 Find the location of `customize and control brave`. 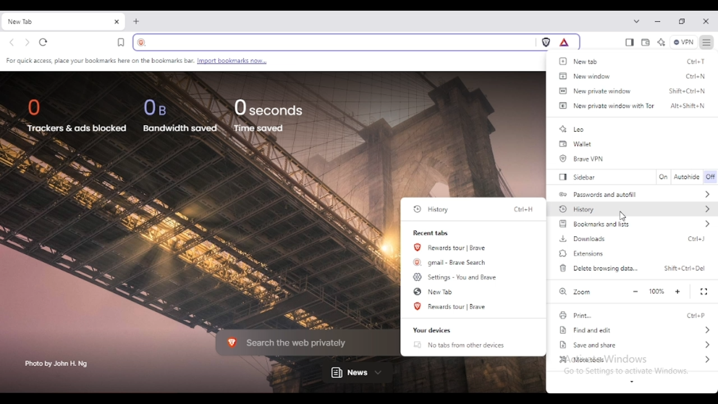

customize and control brave is located at coordinates (707, 42).